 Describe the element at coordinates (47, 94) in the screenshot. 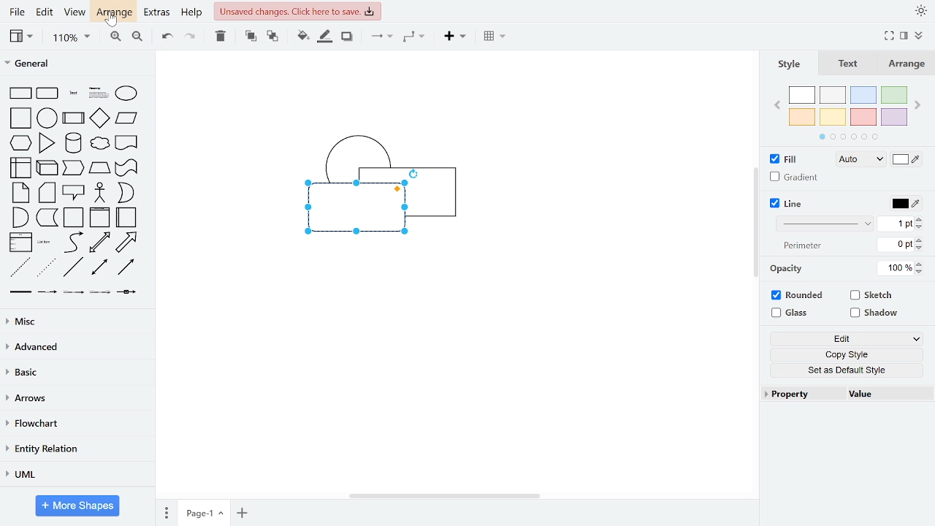

I see `rounded rectangle` at that location.